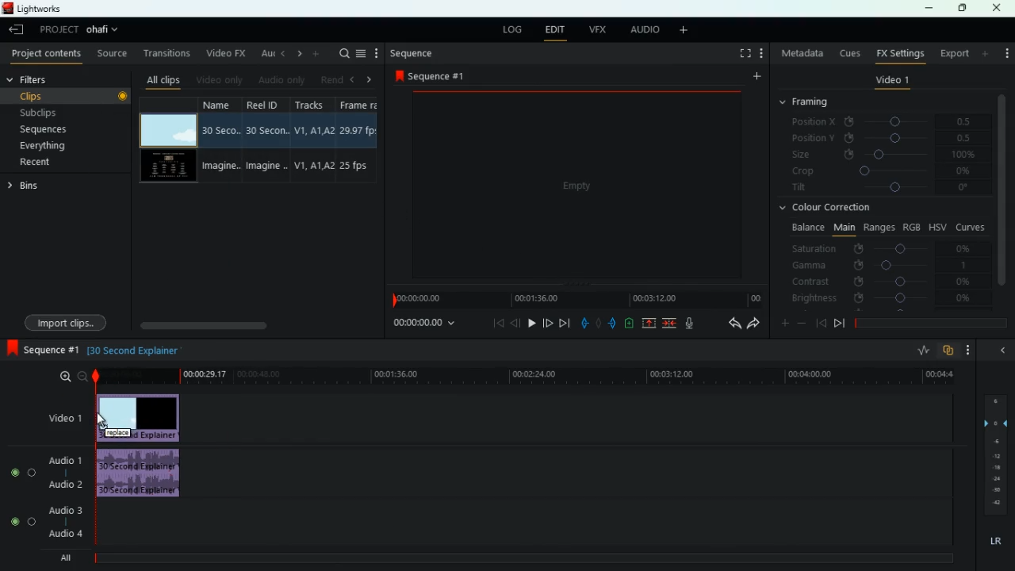 Image resolution: width=1015 pixels, height=571 pixels. Describe the element at coordinates (821, 323) in the screenshot. I see `back` at that location.